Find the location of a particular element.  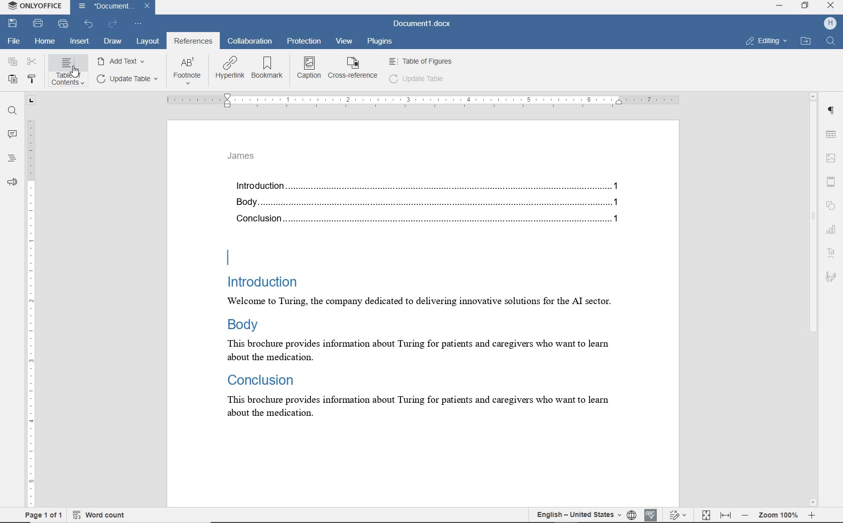

customize quick access toolbar is located at coordinates (139, 24).